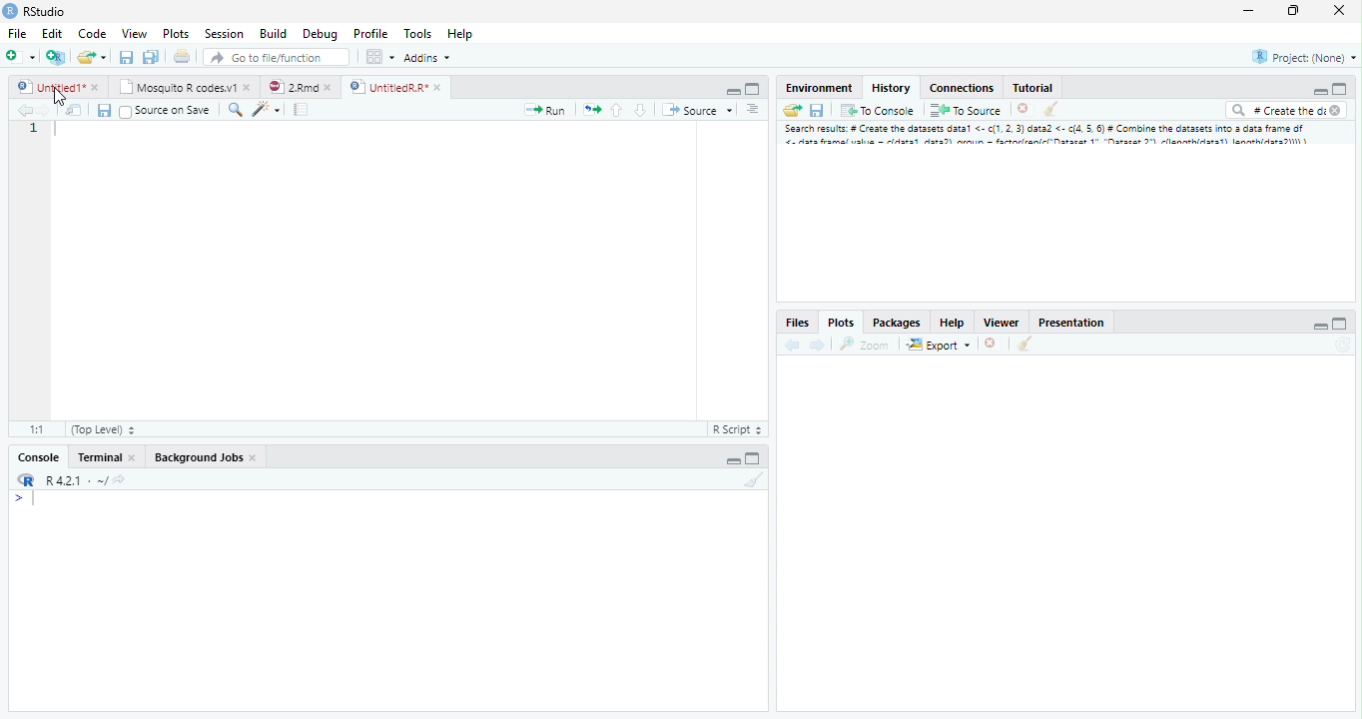 Image resolution: width=1362 pixels, height=719 pixels. I want to click on Build, so click(275, 34).